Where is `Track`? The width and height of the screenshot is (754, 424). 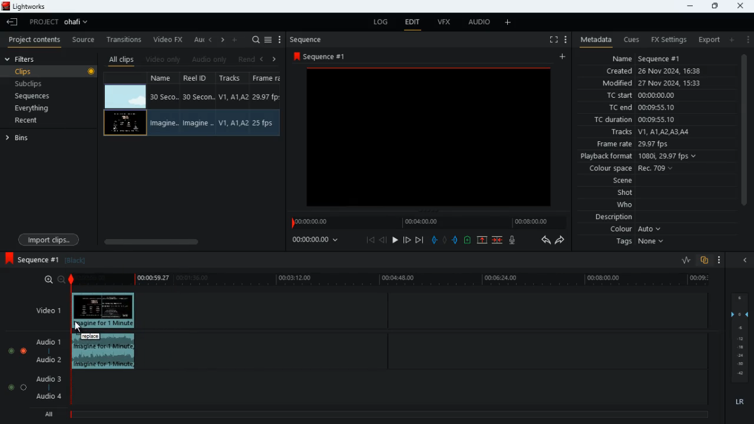 Track is located at coordinates (234, 97).